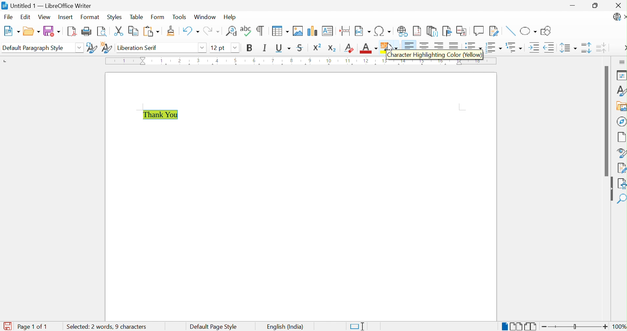 This screenshot has width=627, height=331. I want to click on Window, so click(205, 17).